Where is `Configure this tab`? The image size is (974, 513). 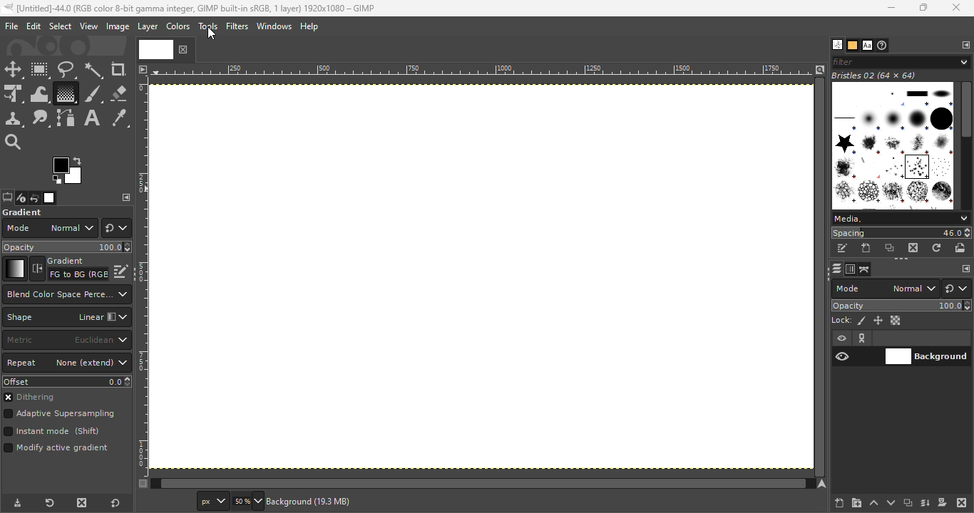
Configure this tab is located at coordinates (126, 197).